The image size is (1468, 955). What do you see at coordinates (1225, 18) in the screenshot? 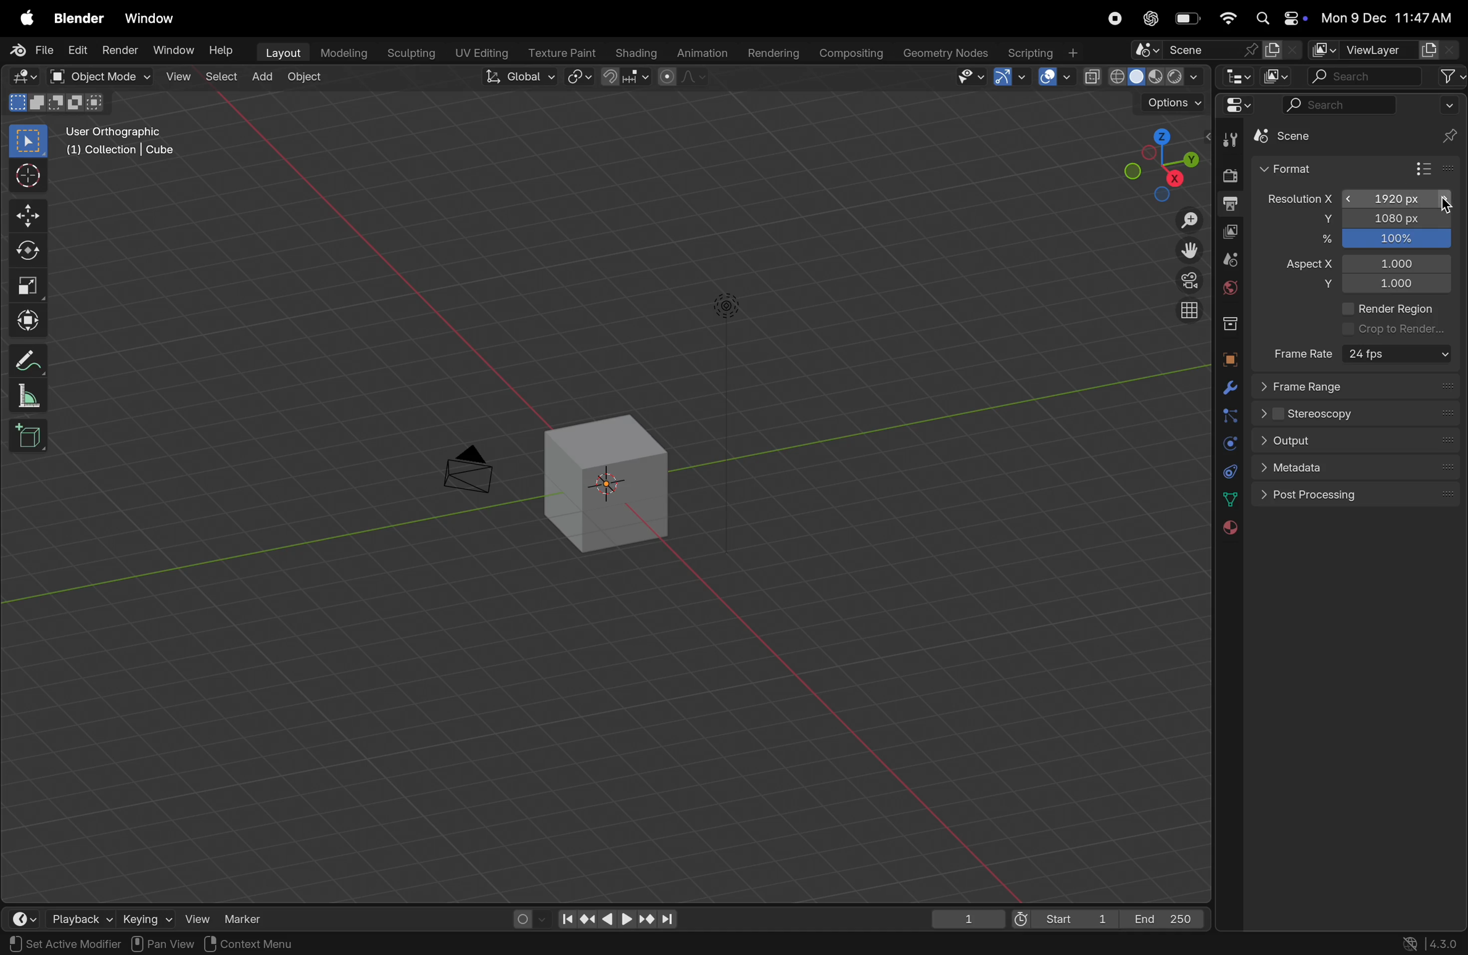
I see `wifi` at bounding box center [1225, 18].